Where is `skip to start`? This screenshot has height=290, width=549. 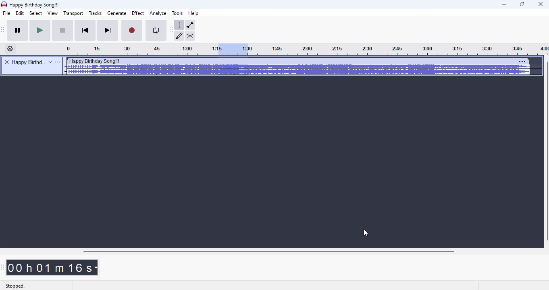
skip to start is located at coordinates (86, 31).